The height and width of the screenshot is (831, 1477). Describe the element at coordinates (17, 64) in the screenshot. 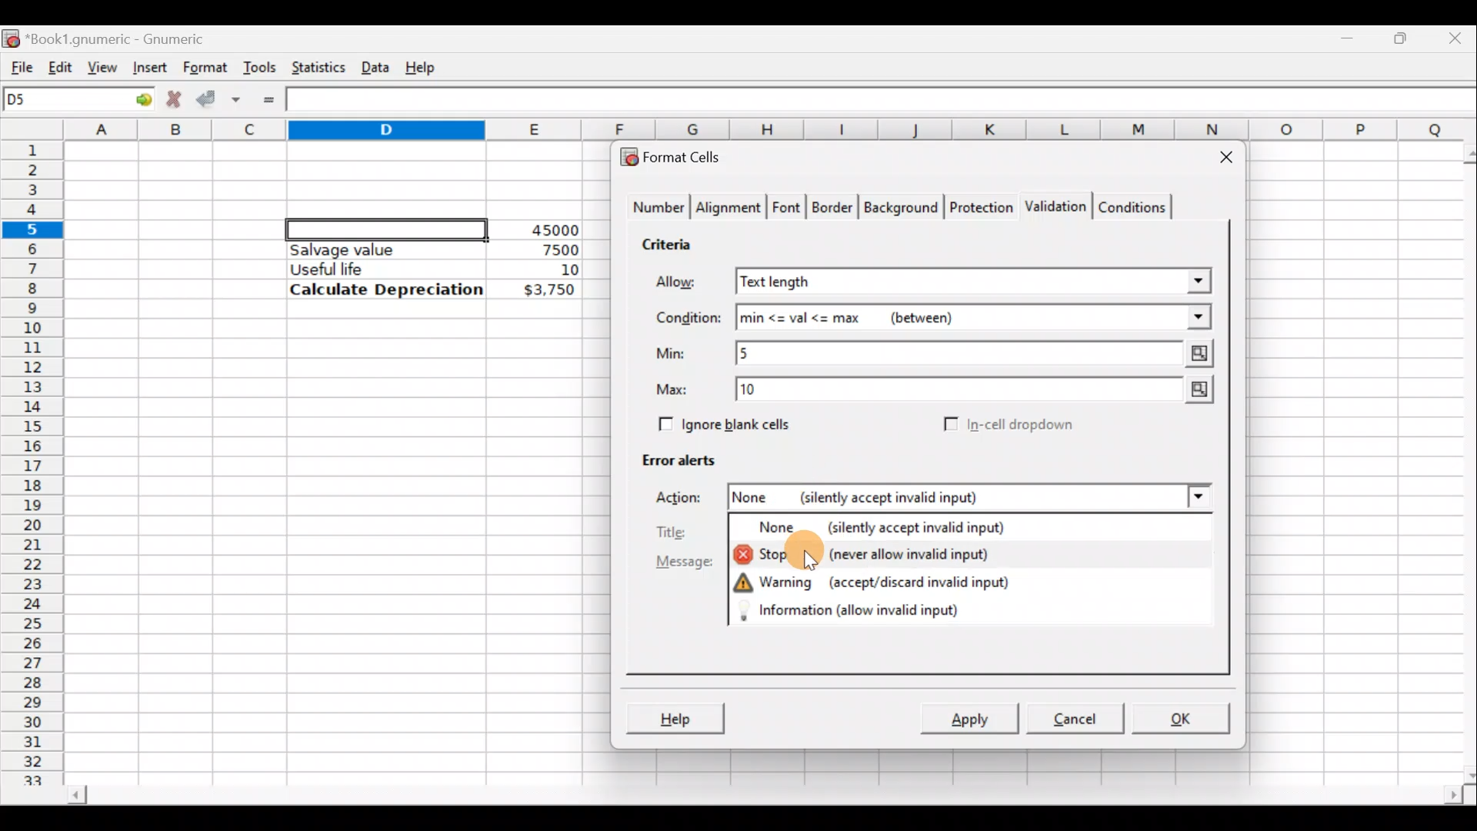

I see `File` at that location.